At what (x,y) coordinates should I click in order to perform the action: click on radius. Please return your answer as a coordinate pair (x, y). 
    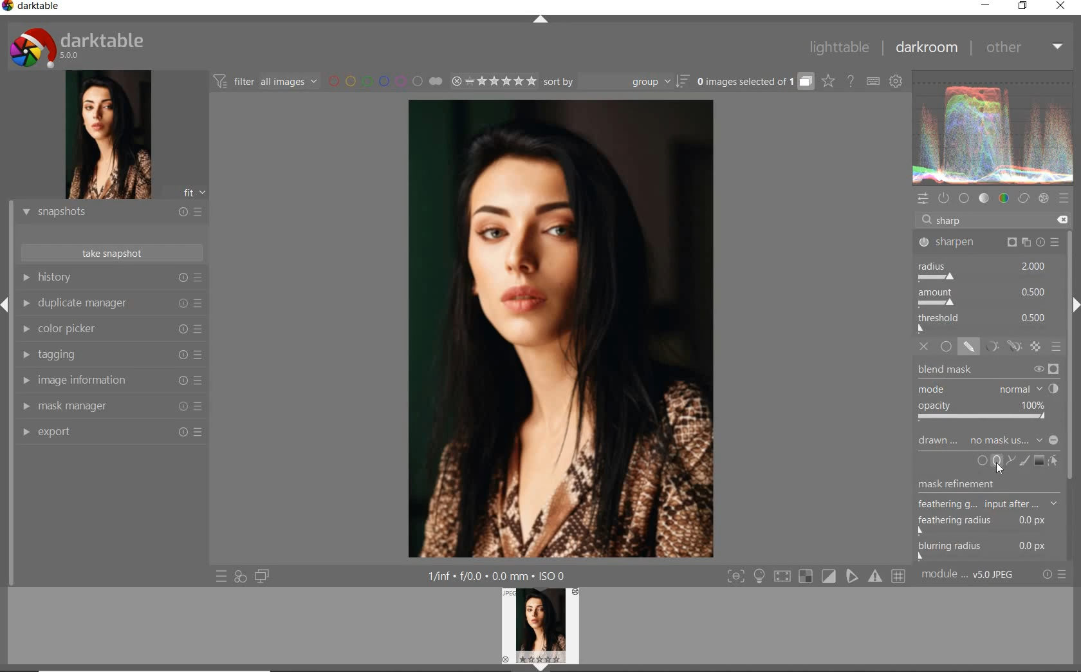
    Looking at the image, I should click on (986, 271).